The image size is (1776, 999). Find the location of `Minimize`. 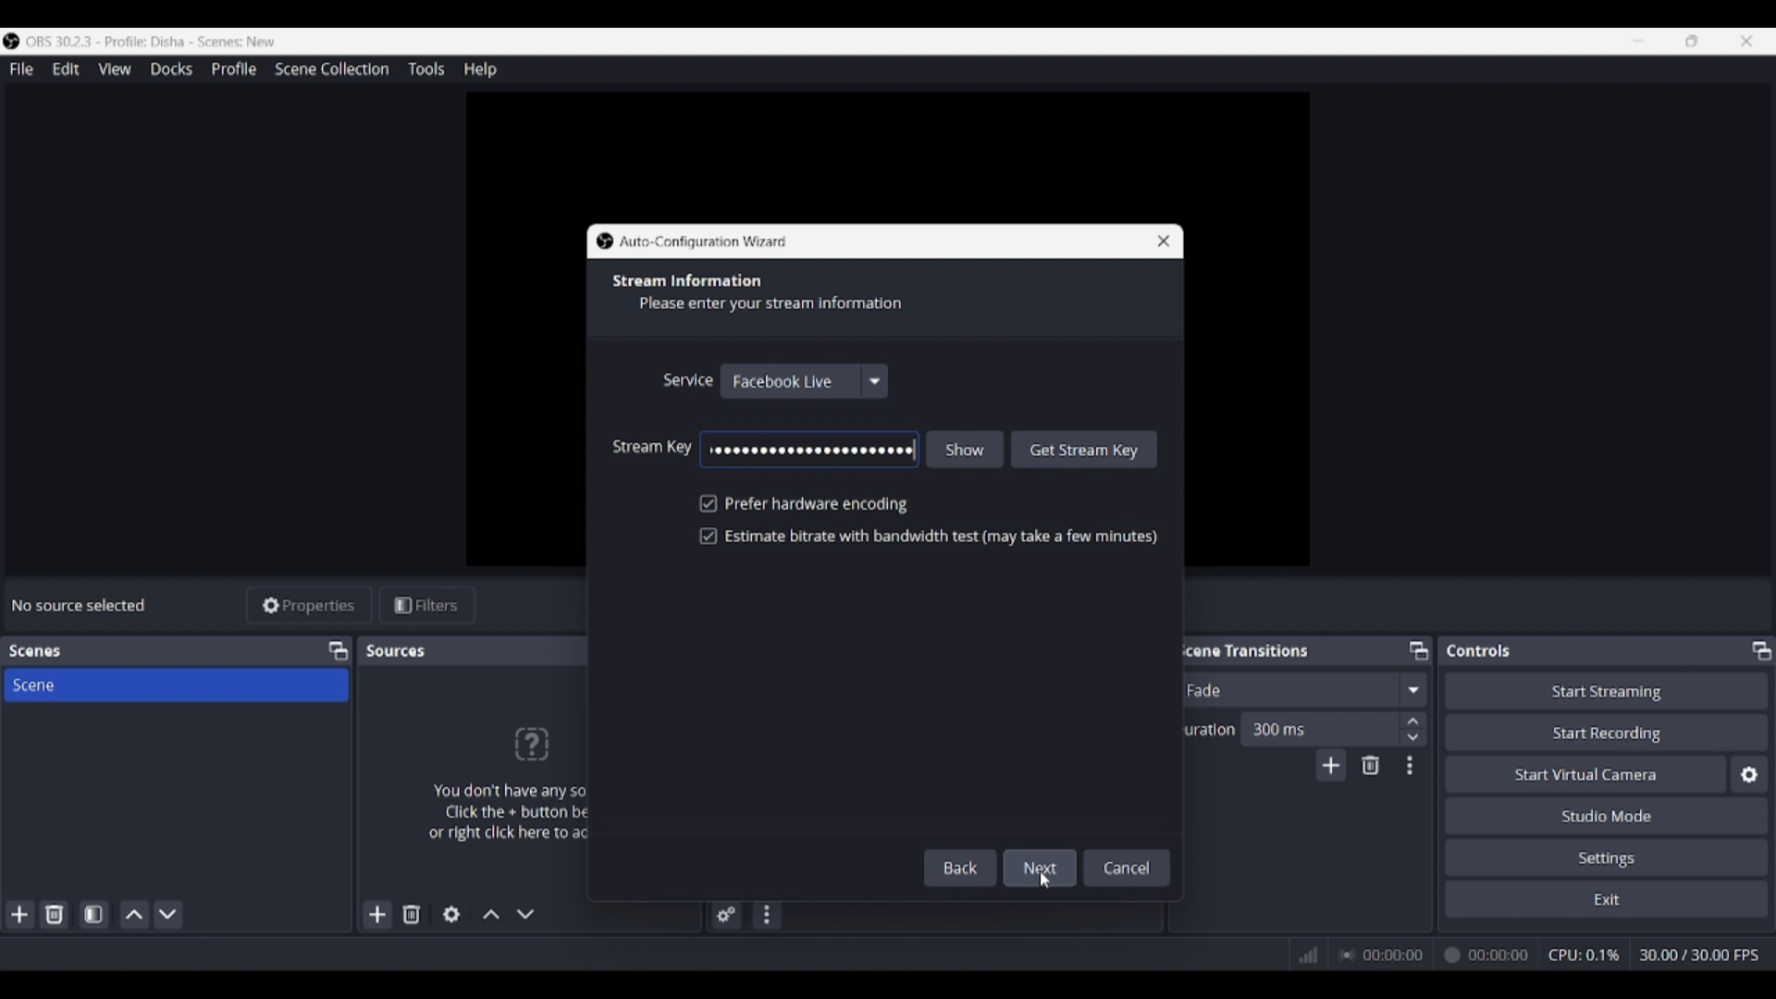

Minimize is located at coordinates (1638, 41).